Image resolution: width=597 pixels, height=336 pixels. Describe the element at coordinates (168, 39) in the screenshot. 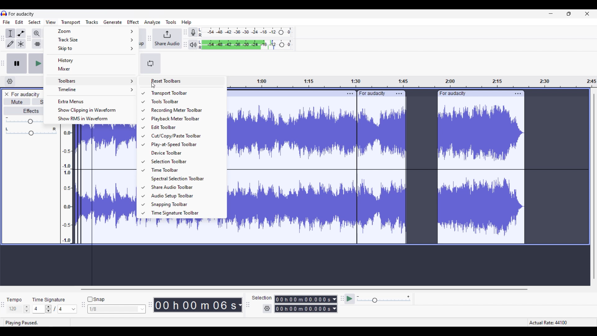

I see `Share audio` at that location.